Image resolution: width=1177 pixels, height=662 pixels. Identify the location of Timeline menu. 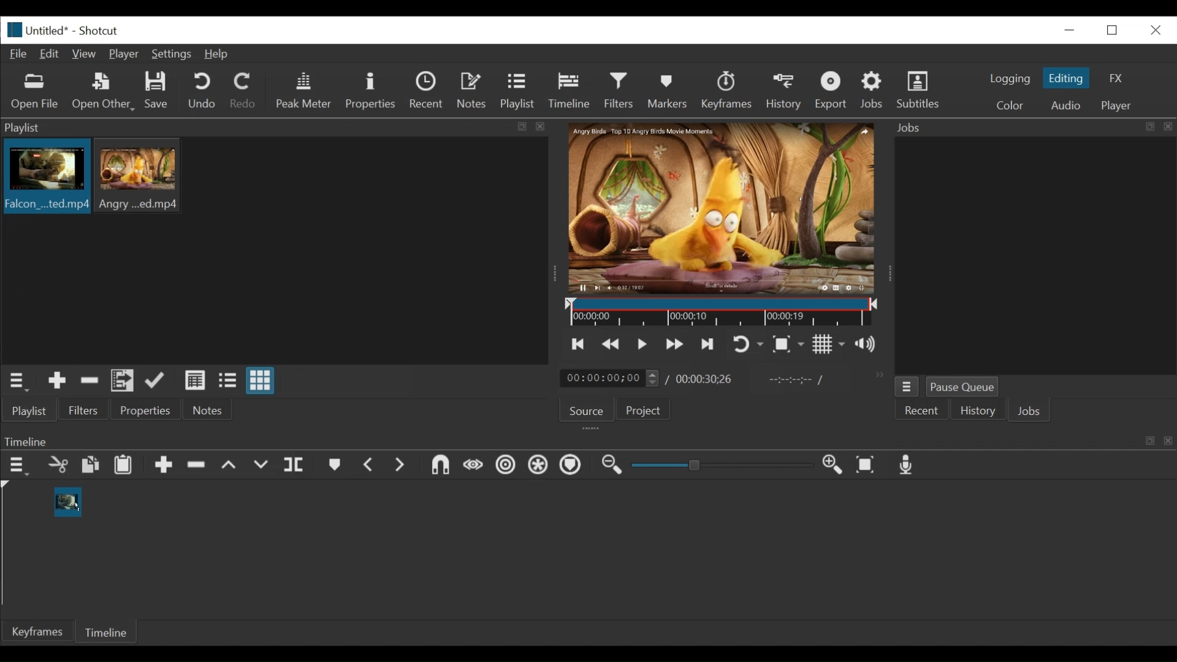
(20, 466).